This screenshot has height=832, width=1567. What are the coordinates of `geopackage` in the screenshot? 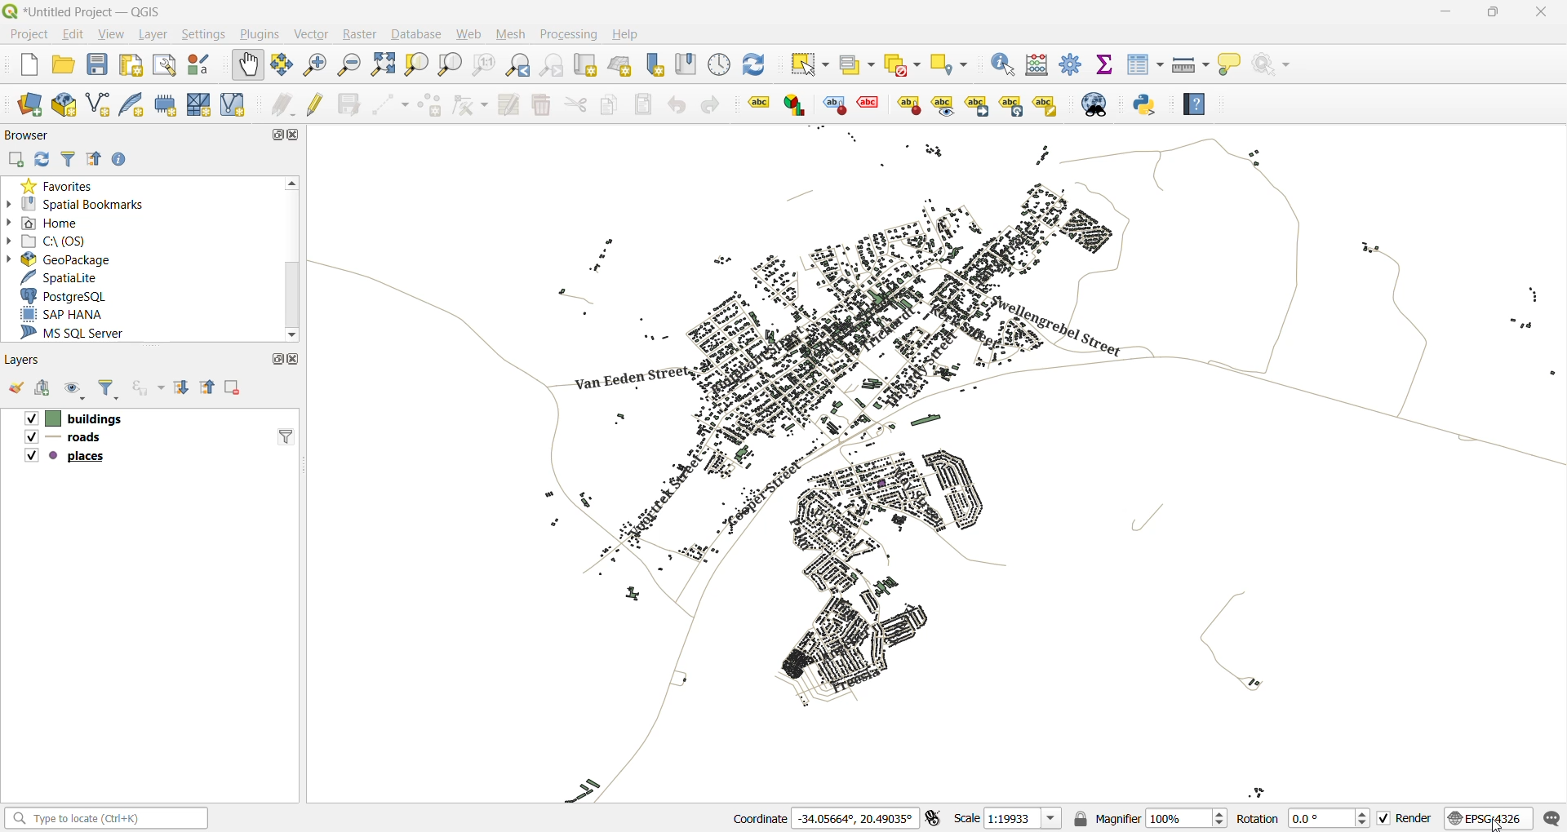 It's located at (60, 258).